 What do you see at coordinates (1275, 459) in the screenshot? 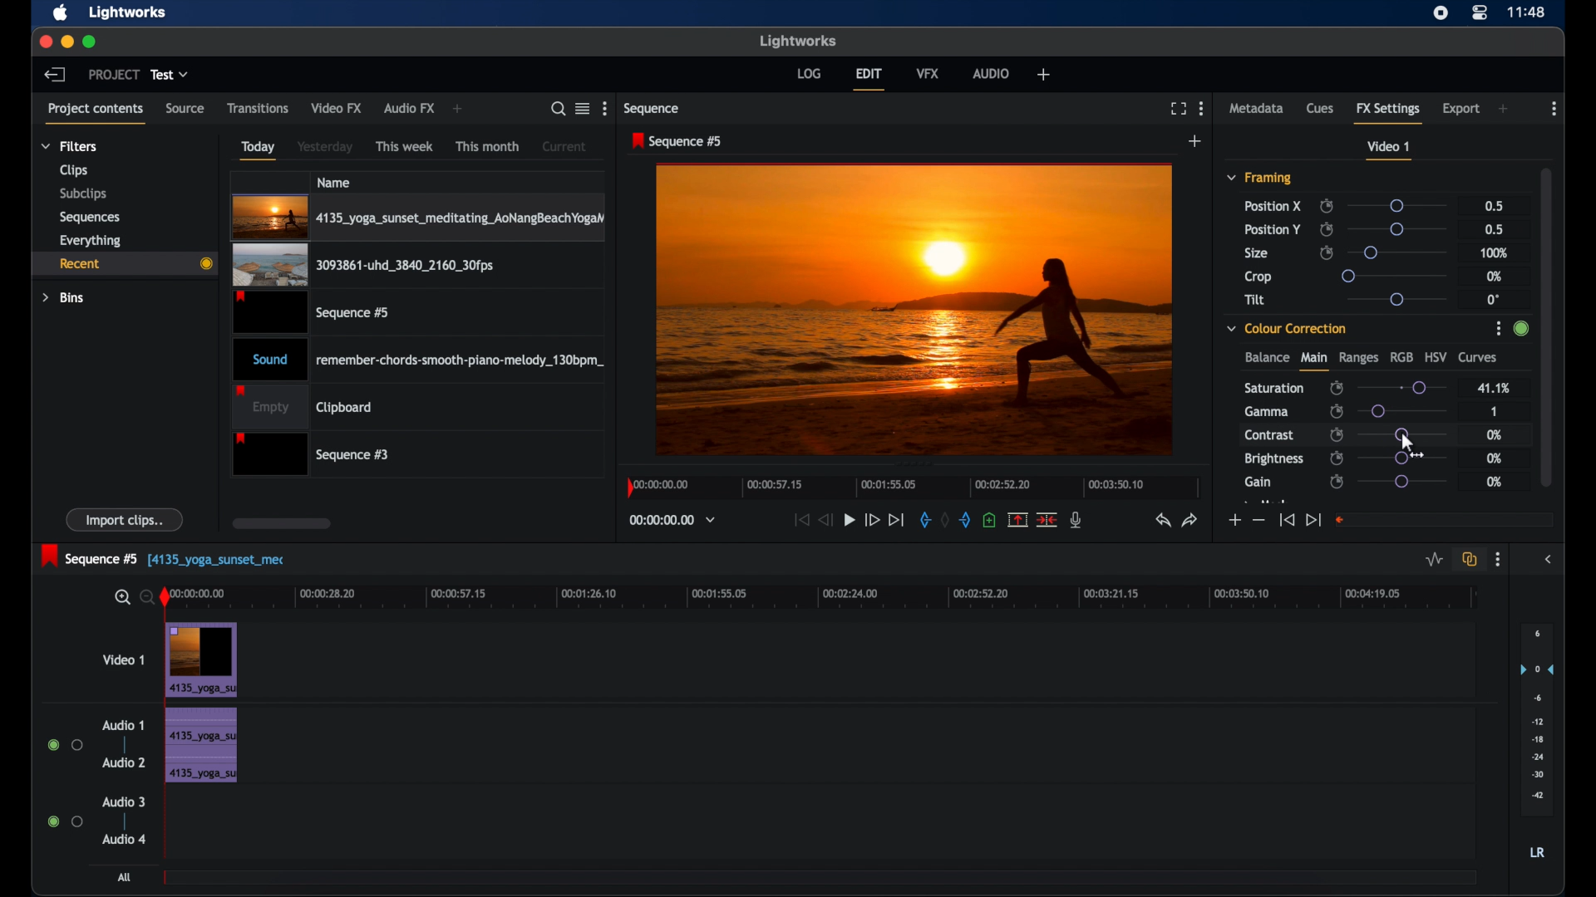
I see `brightness` at bounding box center [1275, 459].